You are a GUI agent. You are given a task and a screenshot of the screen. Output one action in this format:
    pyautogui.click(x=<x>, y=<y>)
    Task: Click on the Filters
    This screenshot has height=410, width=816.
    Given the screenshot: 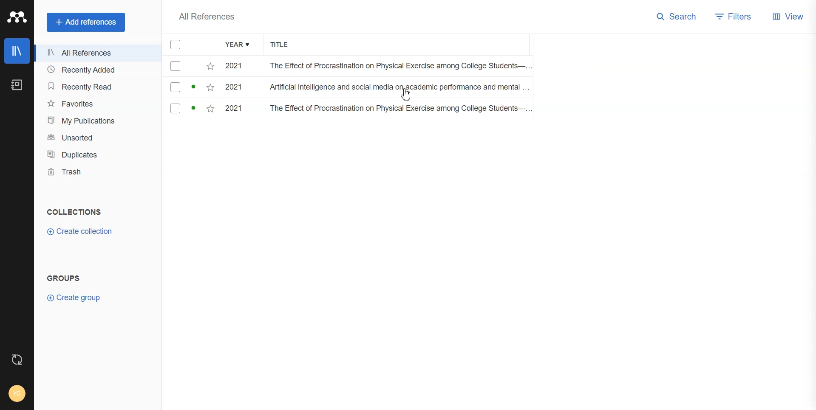 What is the action you would take?
    pyautogui.click(x=735, y=16)
    